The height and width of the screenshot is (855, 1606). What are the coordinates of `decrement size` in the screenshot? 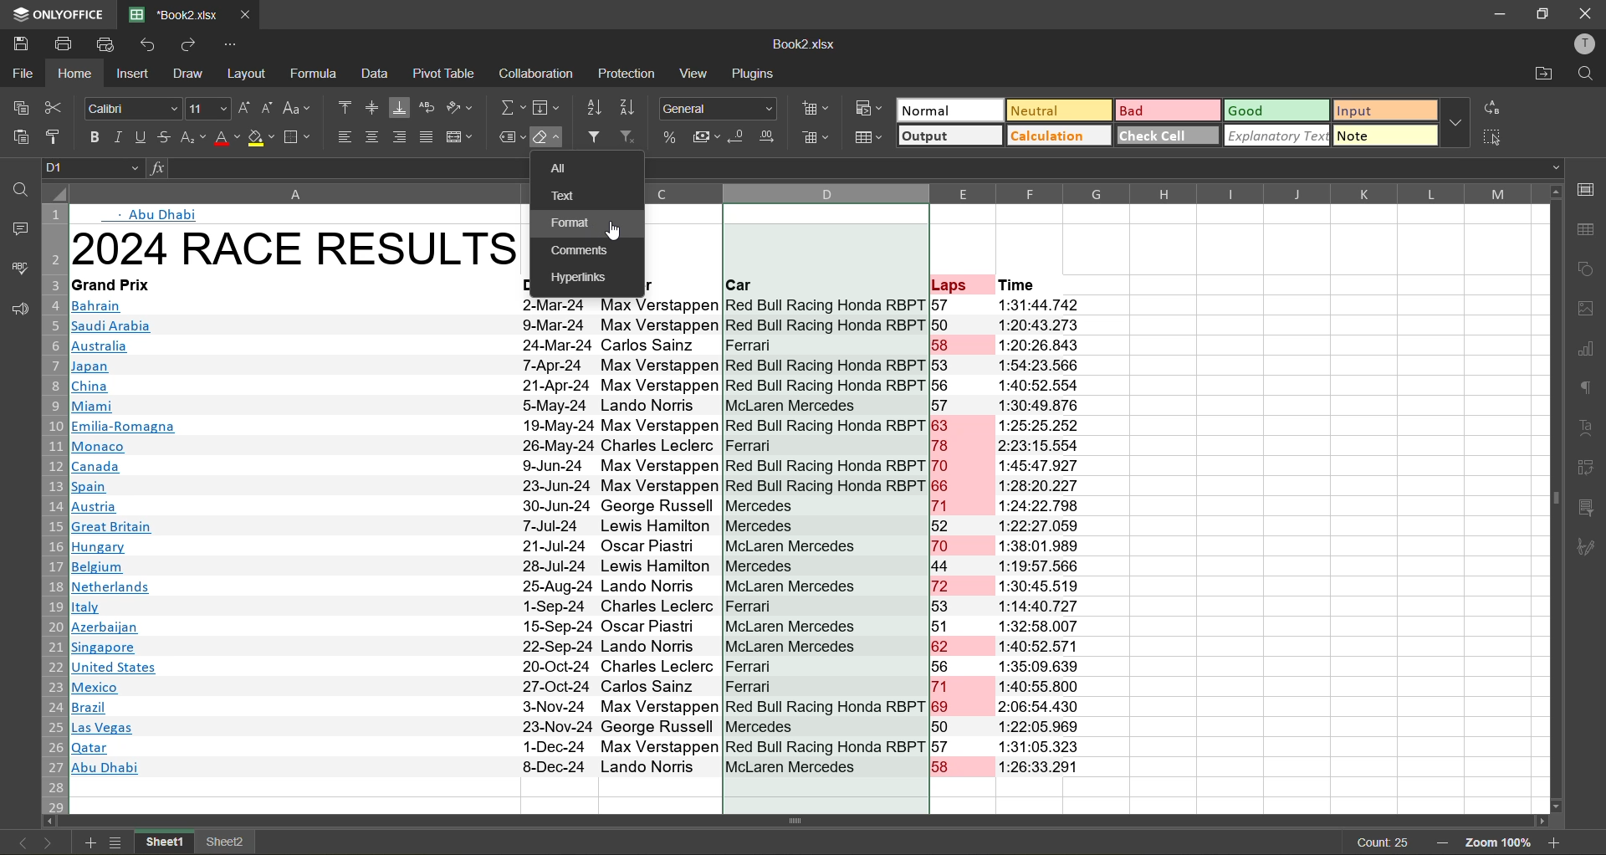 It's located at (270, 110).